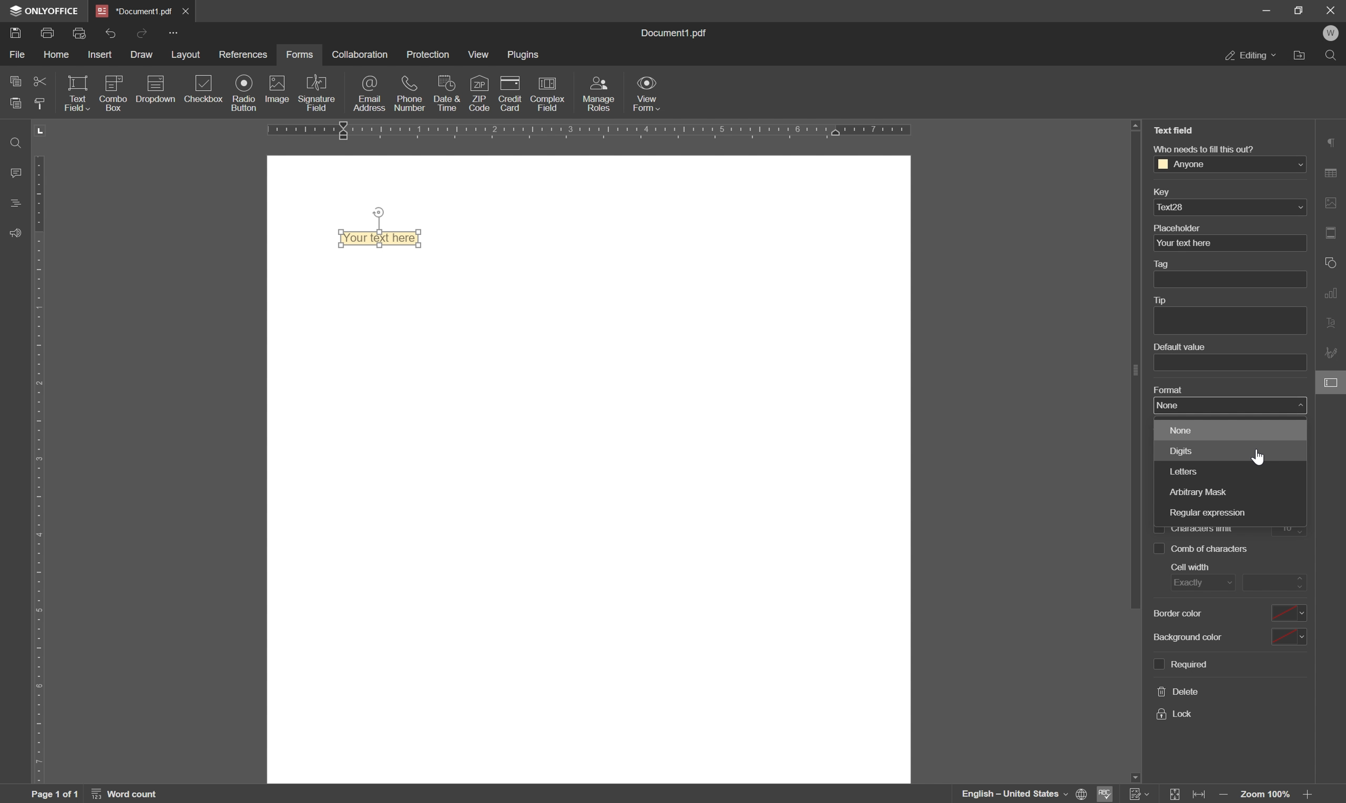  What do you see at coordinates (1163, 191) in the screenshot?
I see `key` at bounding box center [1163, 191].